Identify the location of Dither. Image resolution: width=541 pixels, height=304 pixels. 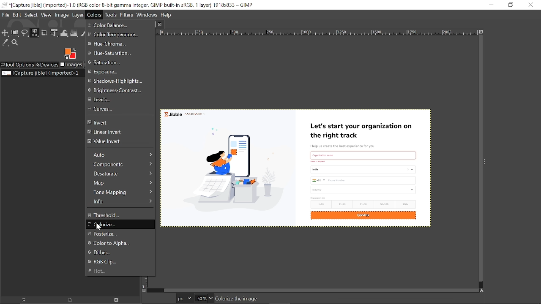
(123, 253).